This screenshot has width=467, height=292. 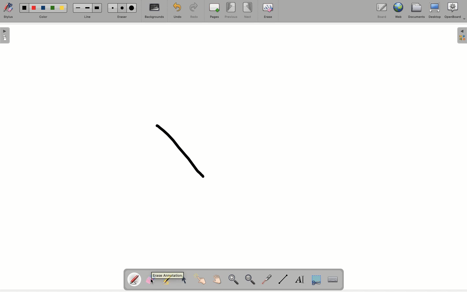 What do you see at coordinates (248, 10) in the screenshot?
I see `Next` at bounding box center [248, 10].